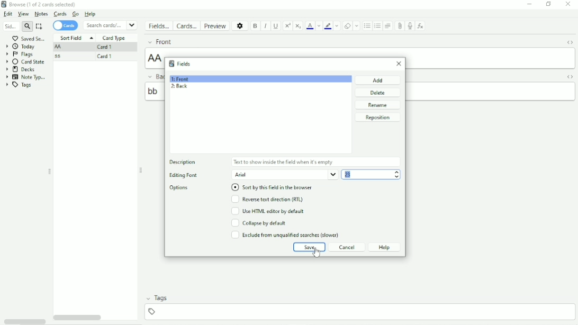  What do you see at coordinates (397, 65) in the screenshot?
I see `Close` at bounding box center [397, 65].